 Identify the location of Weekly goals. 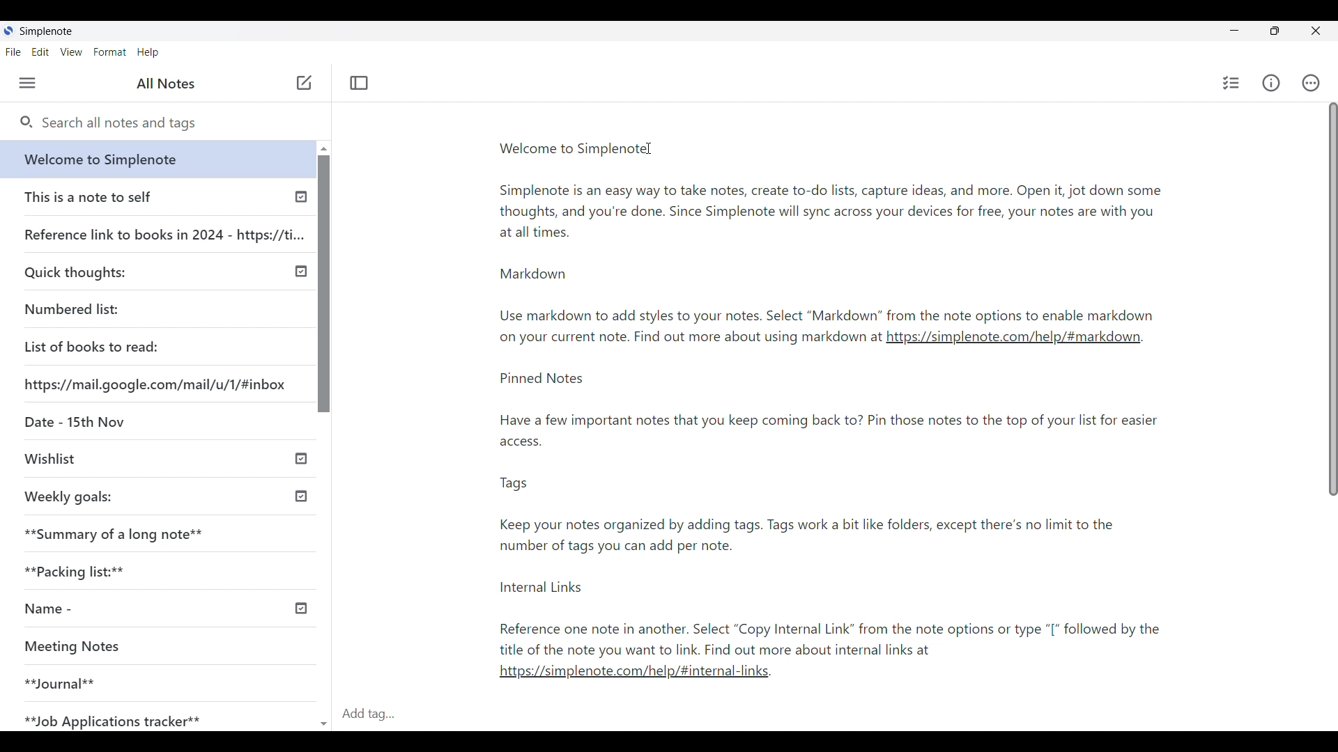
(69, 496).